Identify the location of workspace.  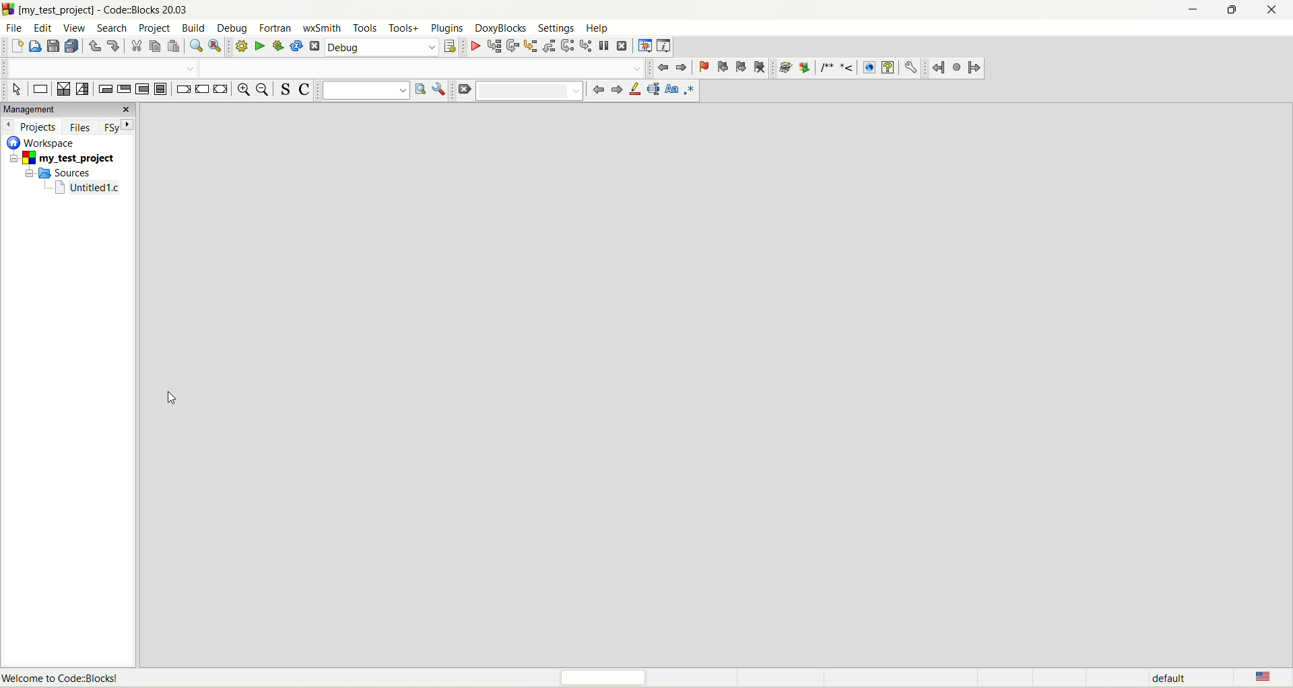
(726, 382).